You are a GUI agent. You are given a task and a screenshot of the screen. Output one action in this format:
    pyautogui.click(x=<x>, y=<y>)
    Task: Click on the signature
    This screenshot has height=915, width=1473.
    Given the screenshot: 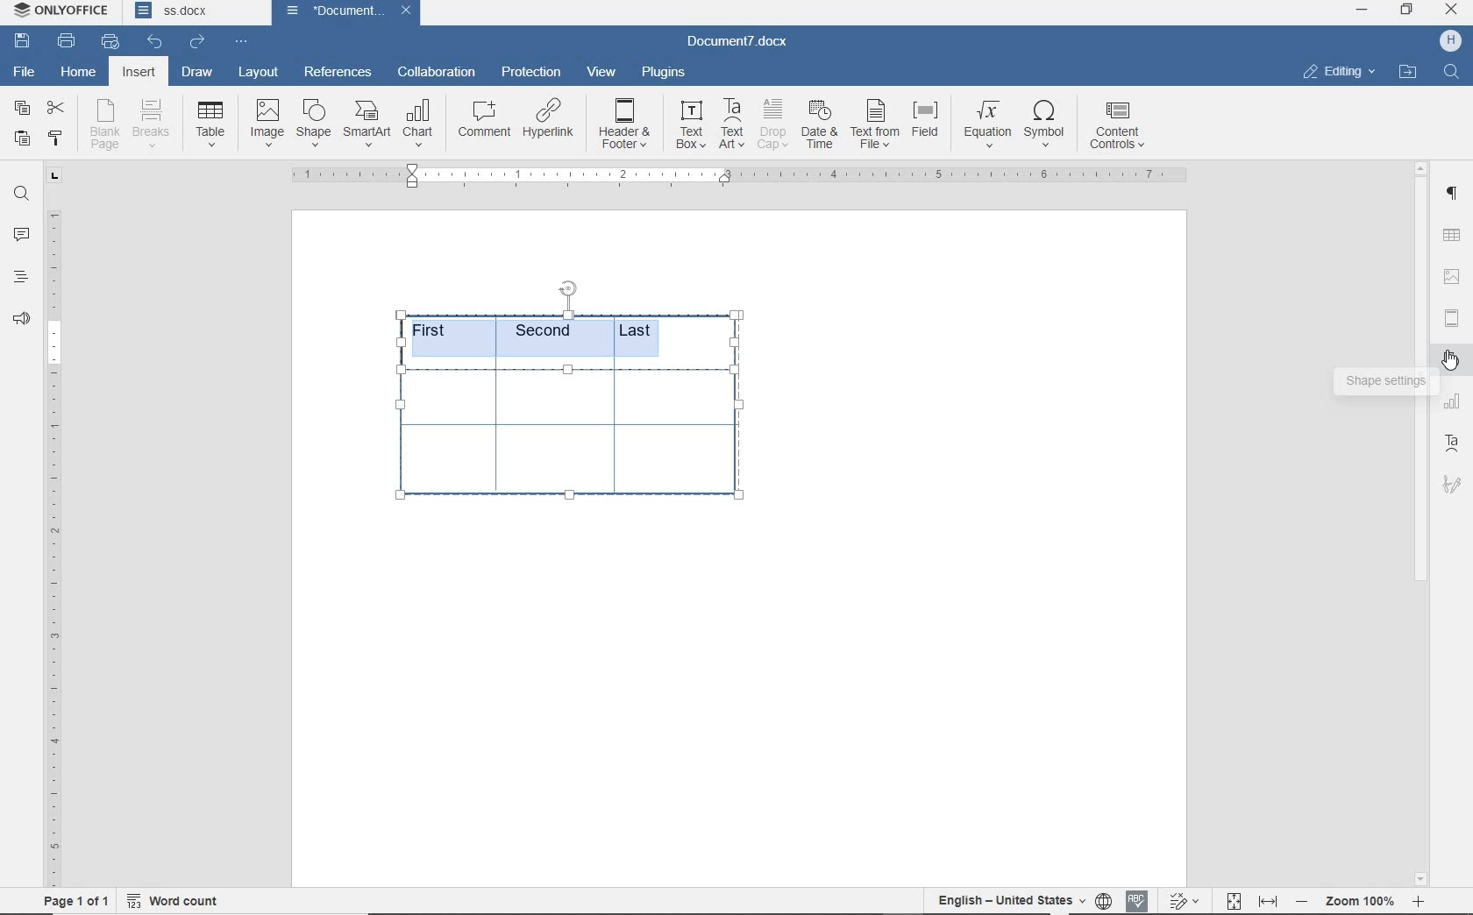 What is the action you would take?
    pyautogui.click(x=1454, y=487)
    